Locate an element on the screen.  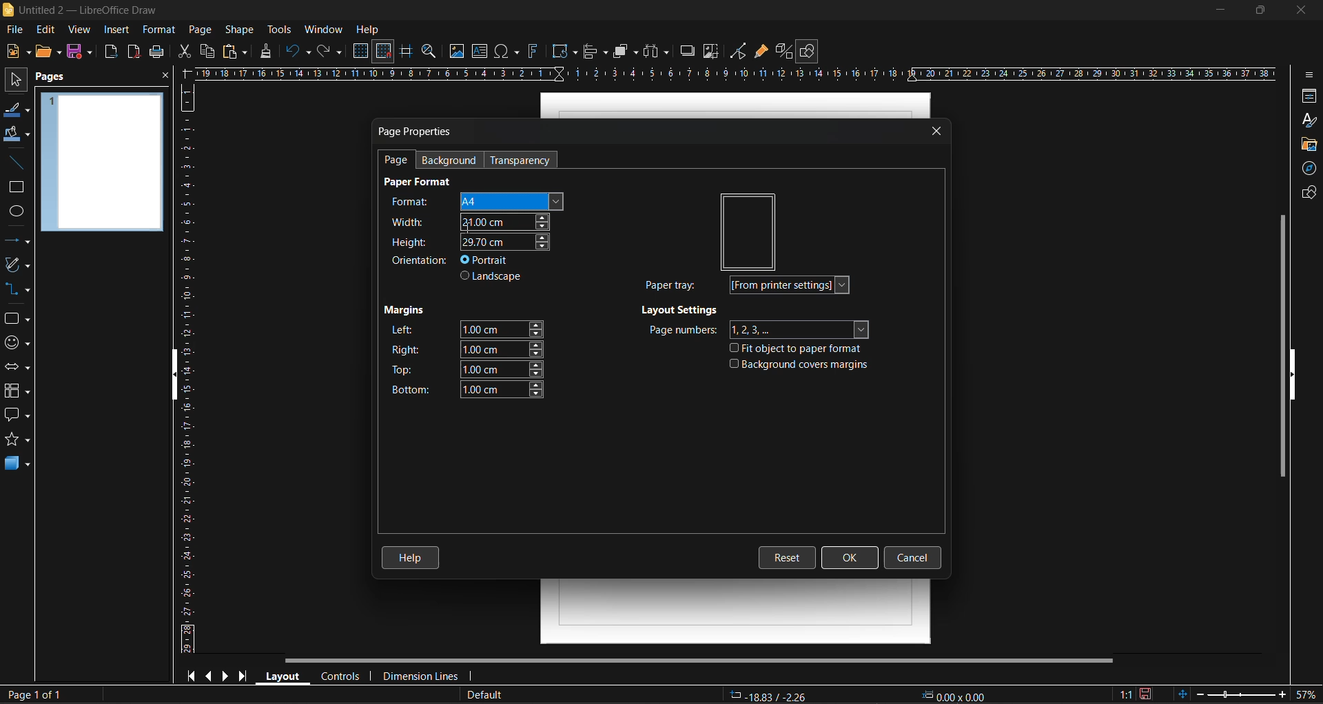
shape is located at coordinates (239, 29).